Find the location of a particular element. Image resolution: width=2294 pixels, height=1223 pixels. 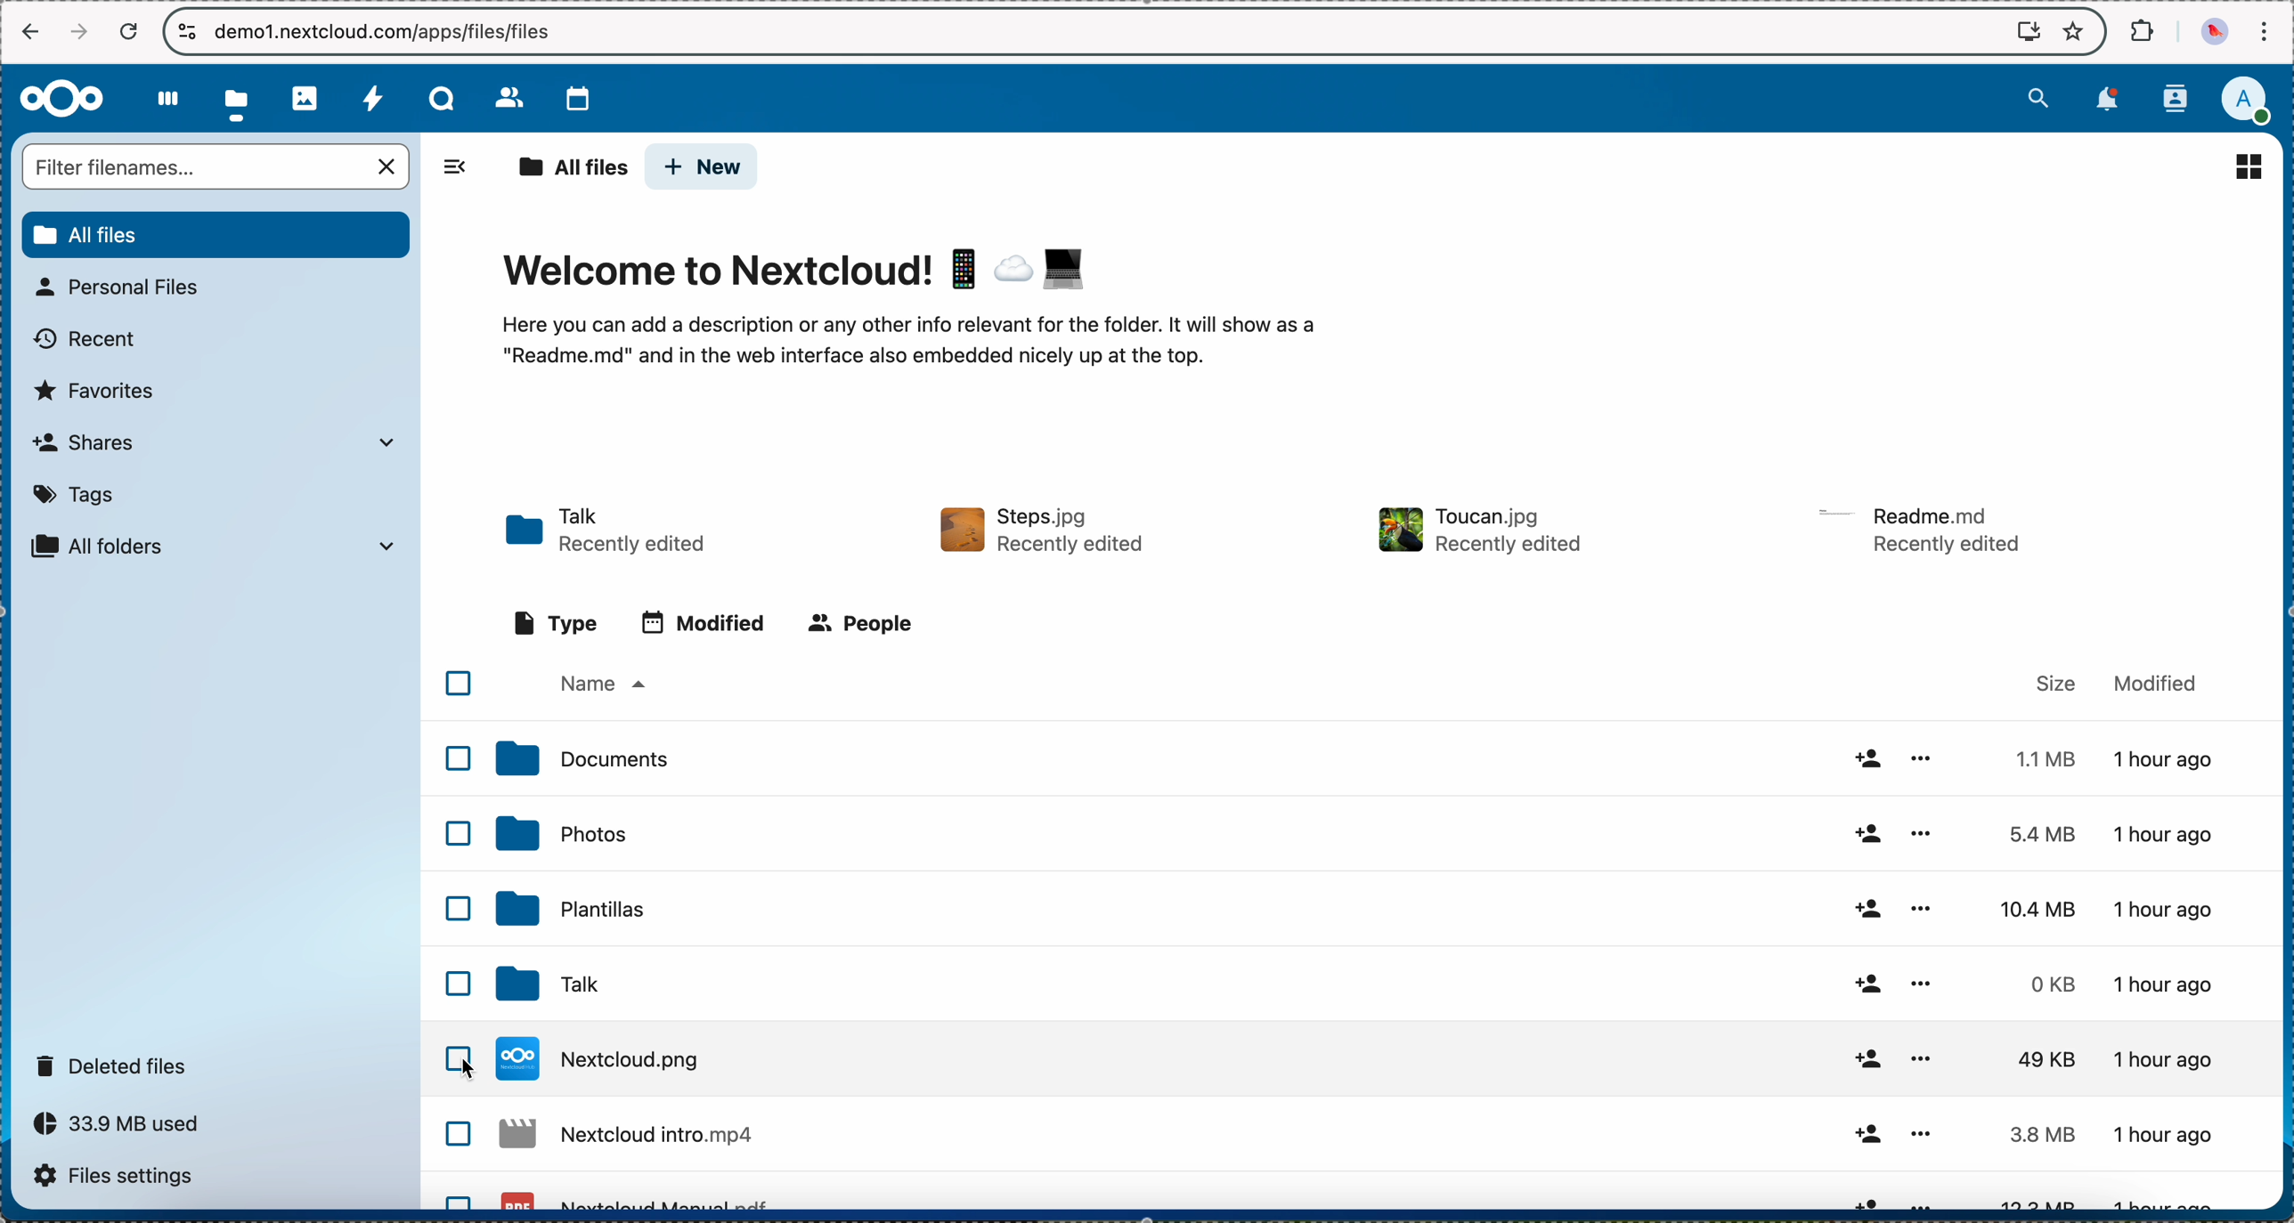

search is located at coordinates (2036, 99).